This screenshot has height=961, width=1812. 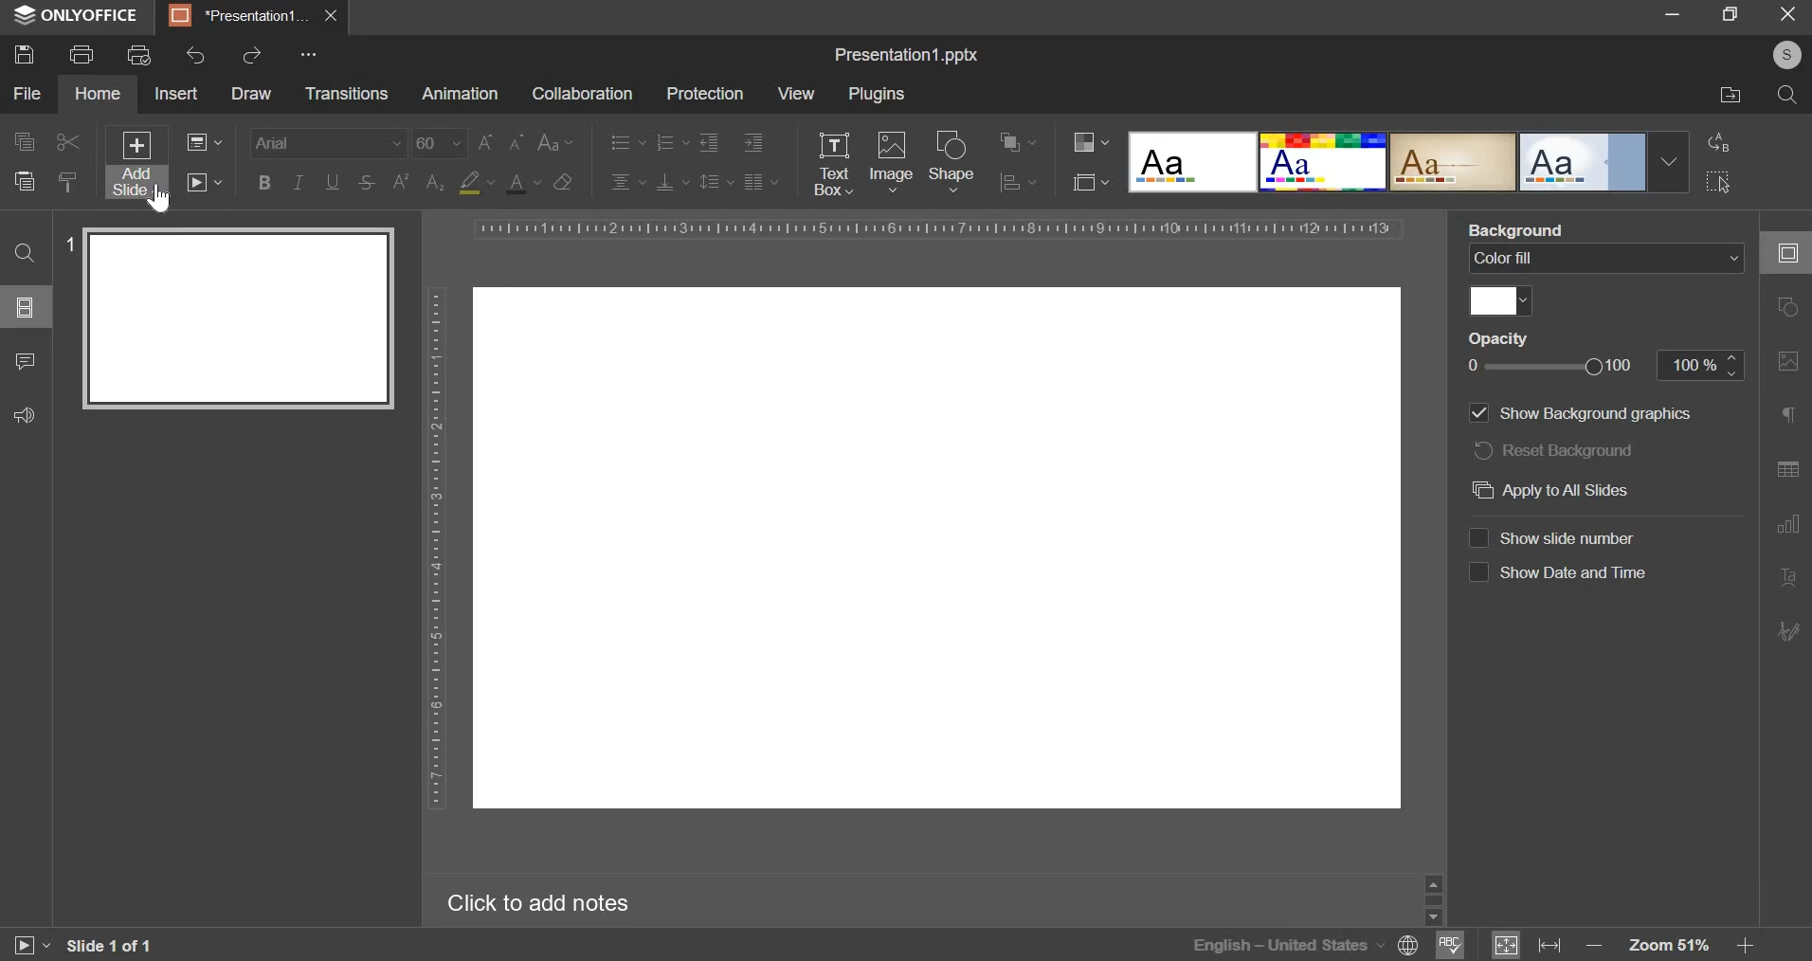 I want to click on decrease indent, so click(x=708, y=142).